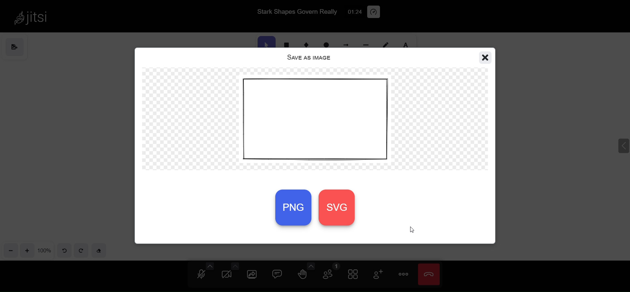 The image size is (630, 292). What do you see at coordinates (31, 17) in the screenshot?
I see `jitsi` at bounding box center [31, 17].